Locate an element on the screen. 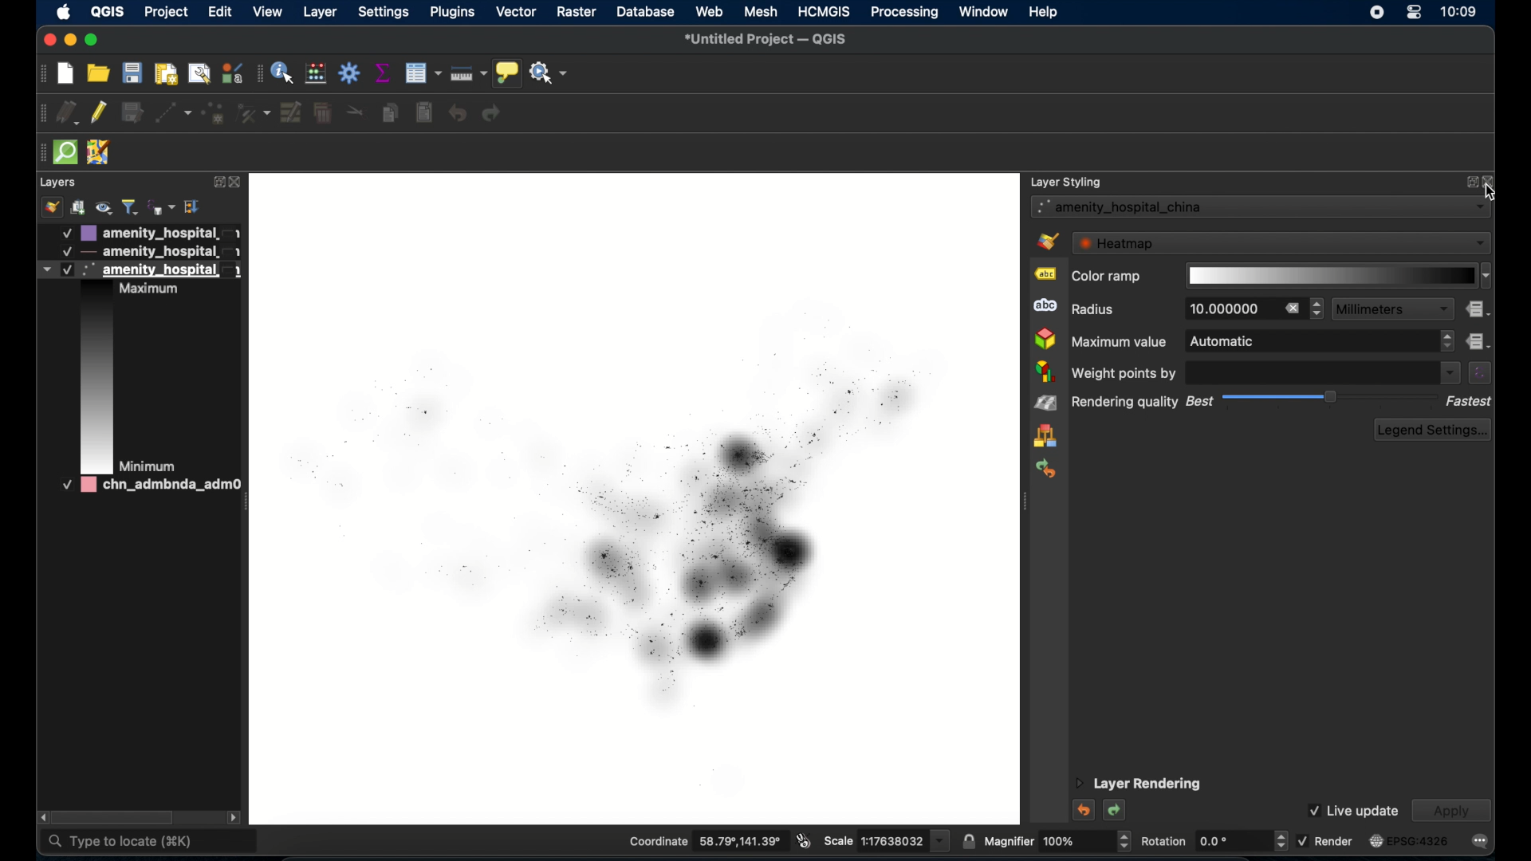 Image resolution: width=1531 pixels, height=861 pixels. drag handle is located at coordinates (39, 153).